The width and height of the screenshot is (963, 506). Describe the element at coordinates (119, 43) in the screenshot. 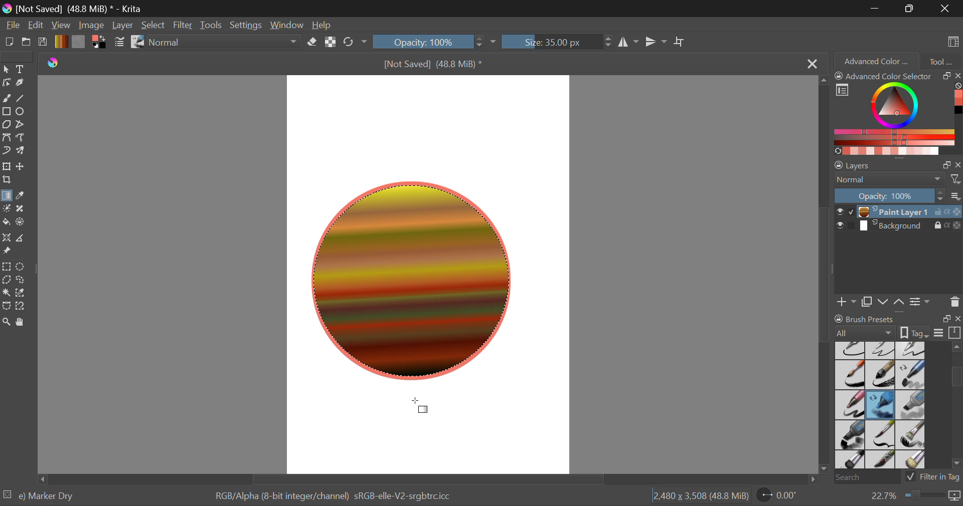

I see `Brush Settings` at that location.